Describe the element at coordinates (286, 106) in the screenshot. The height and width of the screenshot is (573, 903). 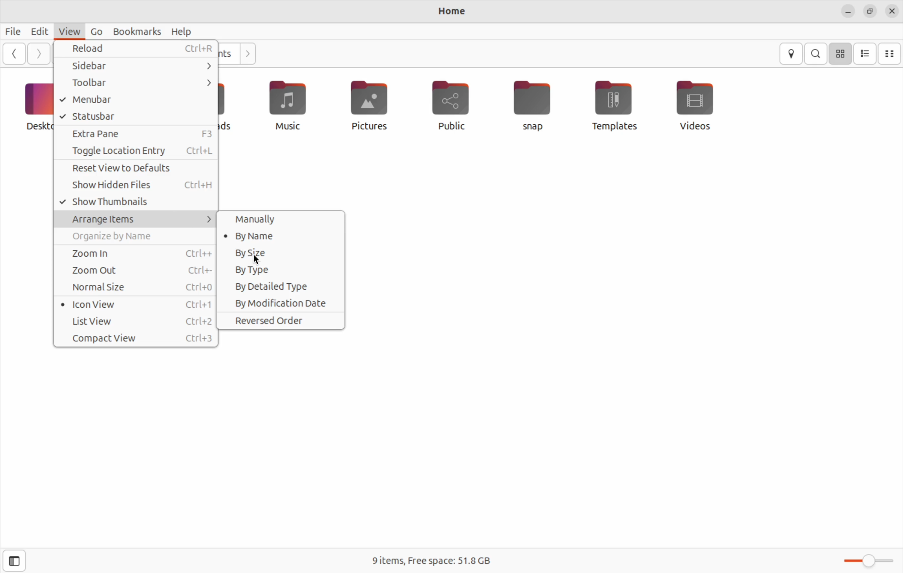
I see `music` at that location.